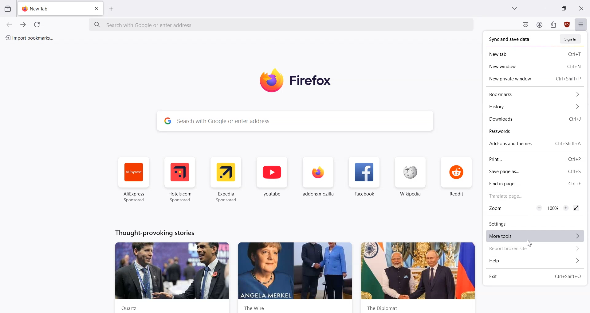 The width and height of the screenshot is (590, 313). I want to click on youtube, so click(272, 180).